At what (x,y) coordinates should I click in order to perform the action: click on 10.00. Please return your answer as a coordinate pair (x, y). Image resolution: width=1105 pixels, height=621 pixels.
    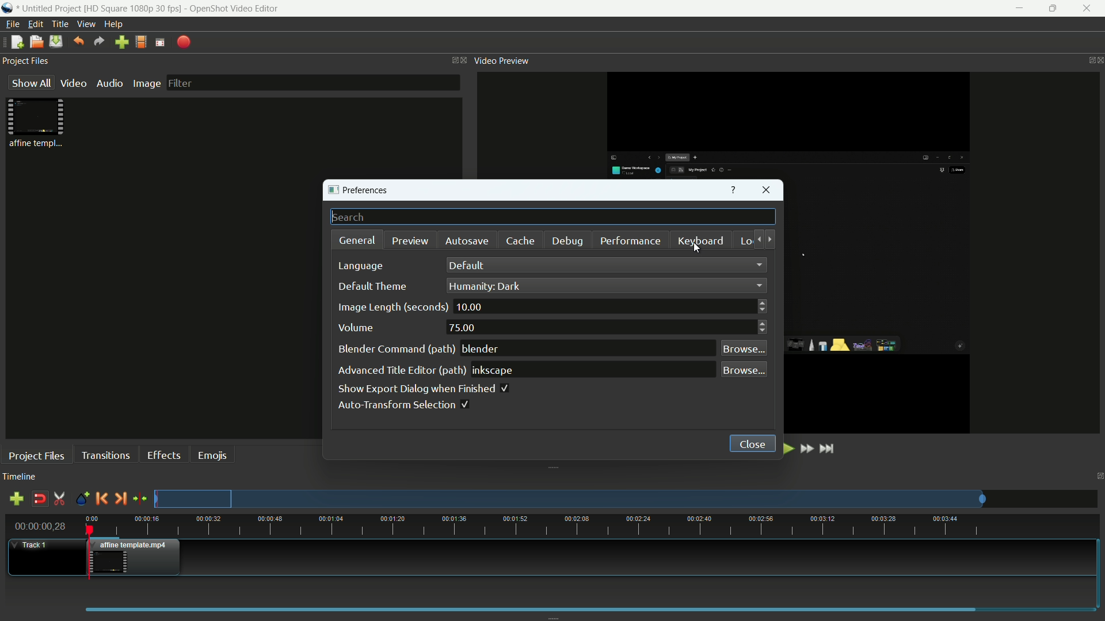
    Looking at the image, I should click on (468, 305).